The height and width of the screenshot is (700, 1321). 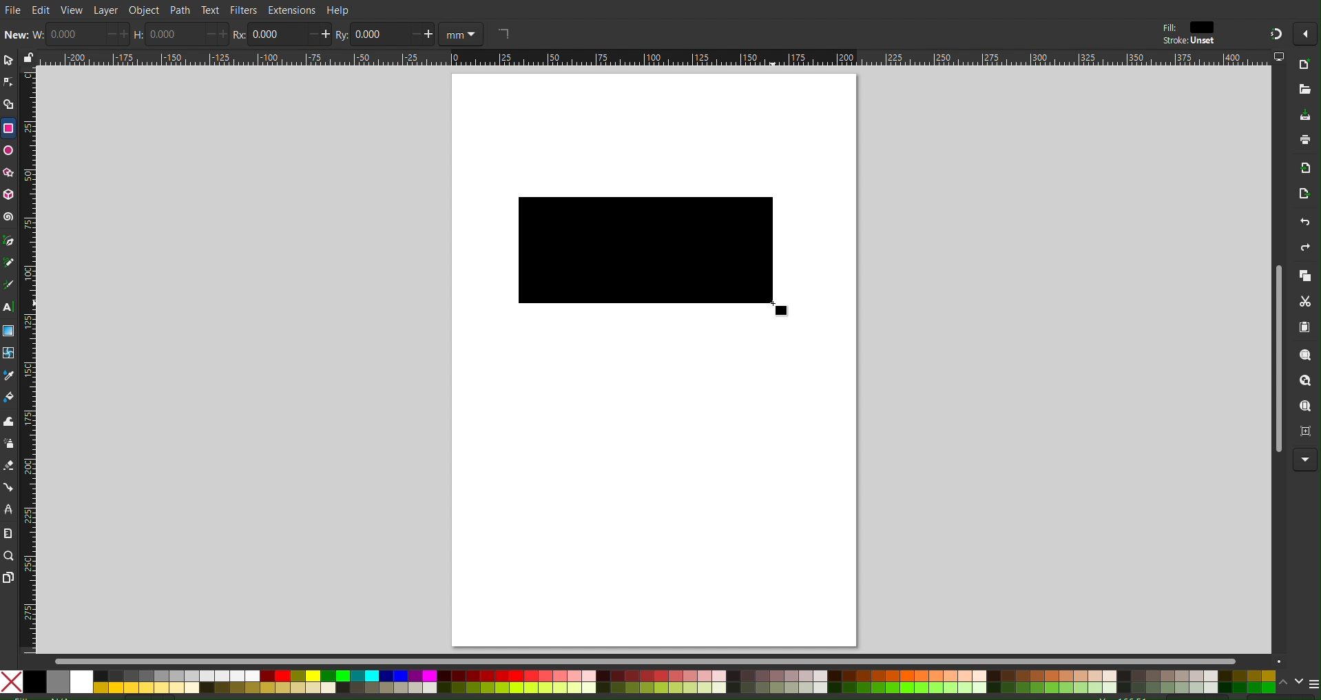 What do you see at coordinates (210, 10) in the screenshot?
I see `Text` at bounding box center [210, 10].